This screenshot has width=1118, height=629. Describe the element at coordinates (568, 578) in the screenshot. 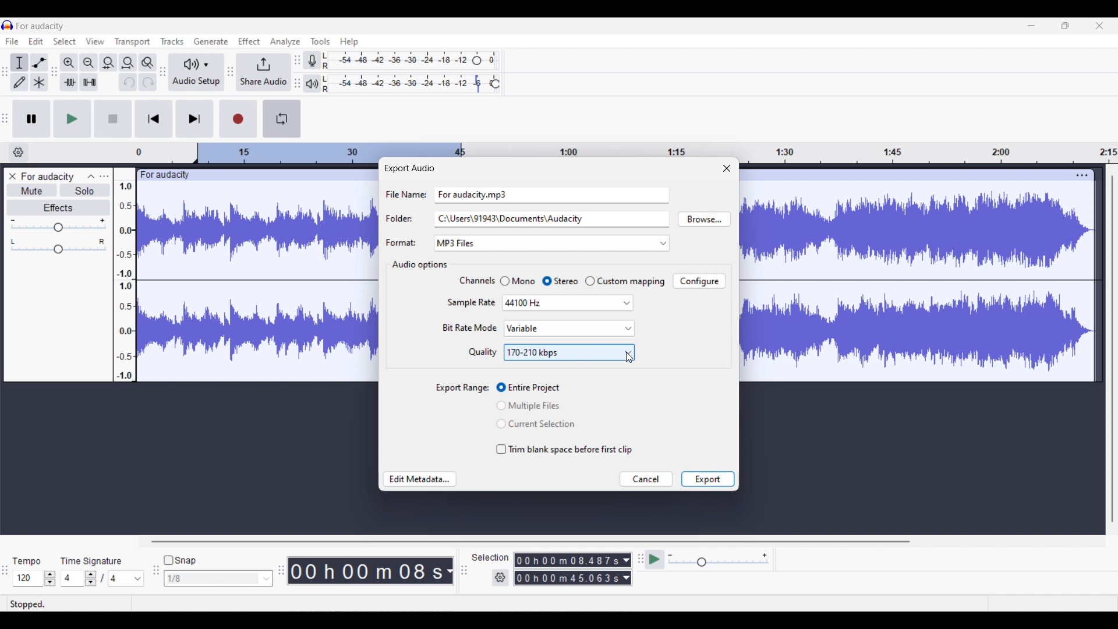

I see `Selection duration measurement` at that location.